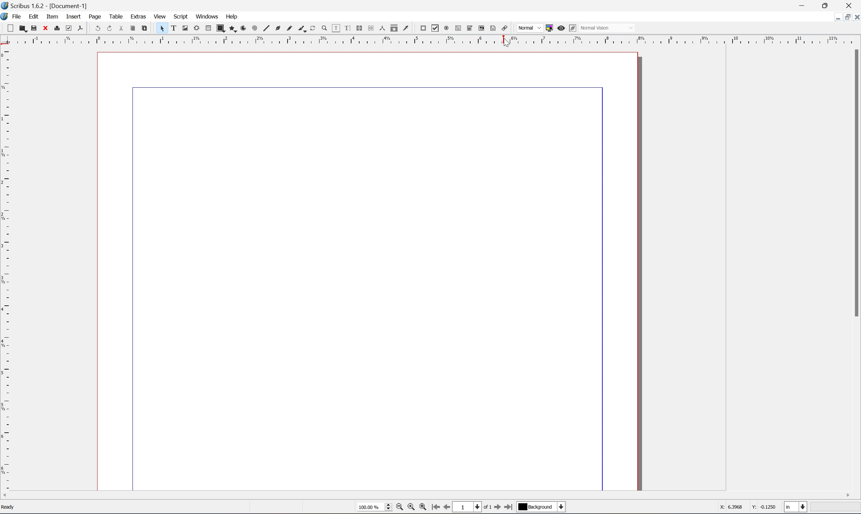 The height and width of the screenshot is (514, 861). What do you see at coordinates (400, 508) in the screenshot?
I see `zoom out` at bounding box center [400, 508].